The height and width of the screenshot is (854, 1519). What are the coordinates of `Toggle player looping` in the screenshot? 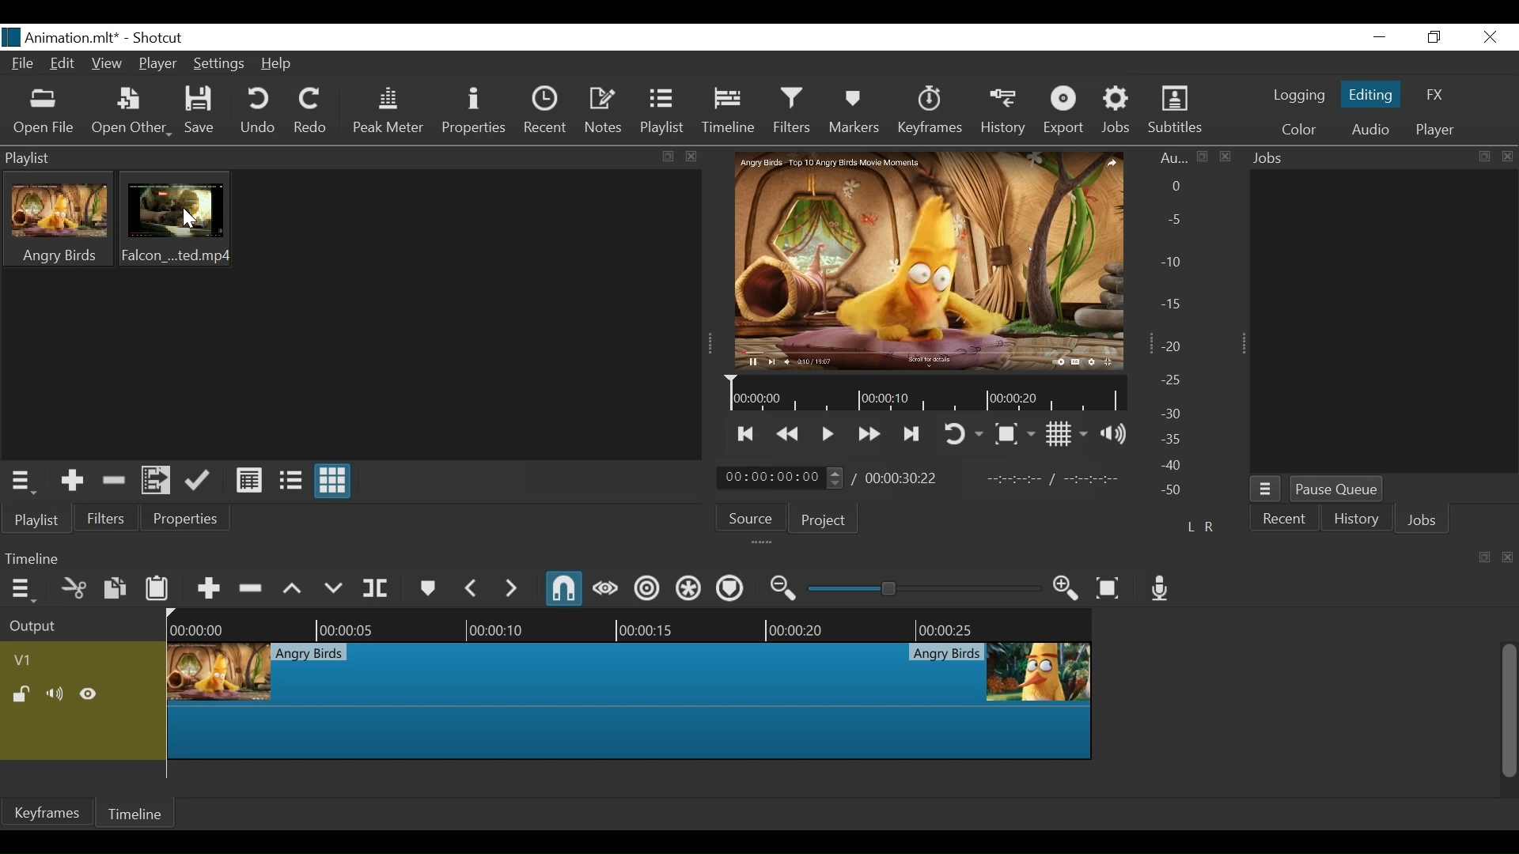 It's located at (962, 436).